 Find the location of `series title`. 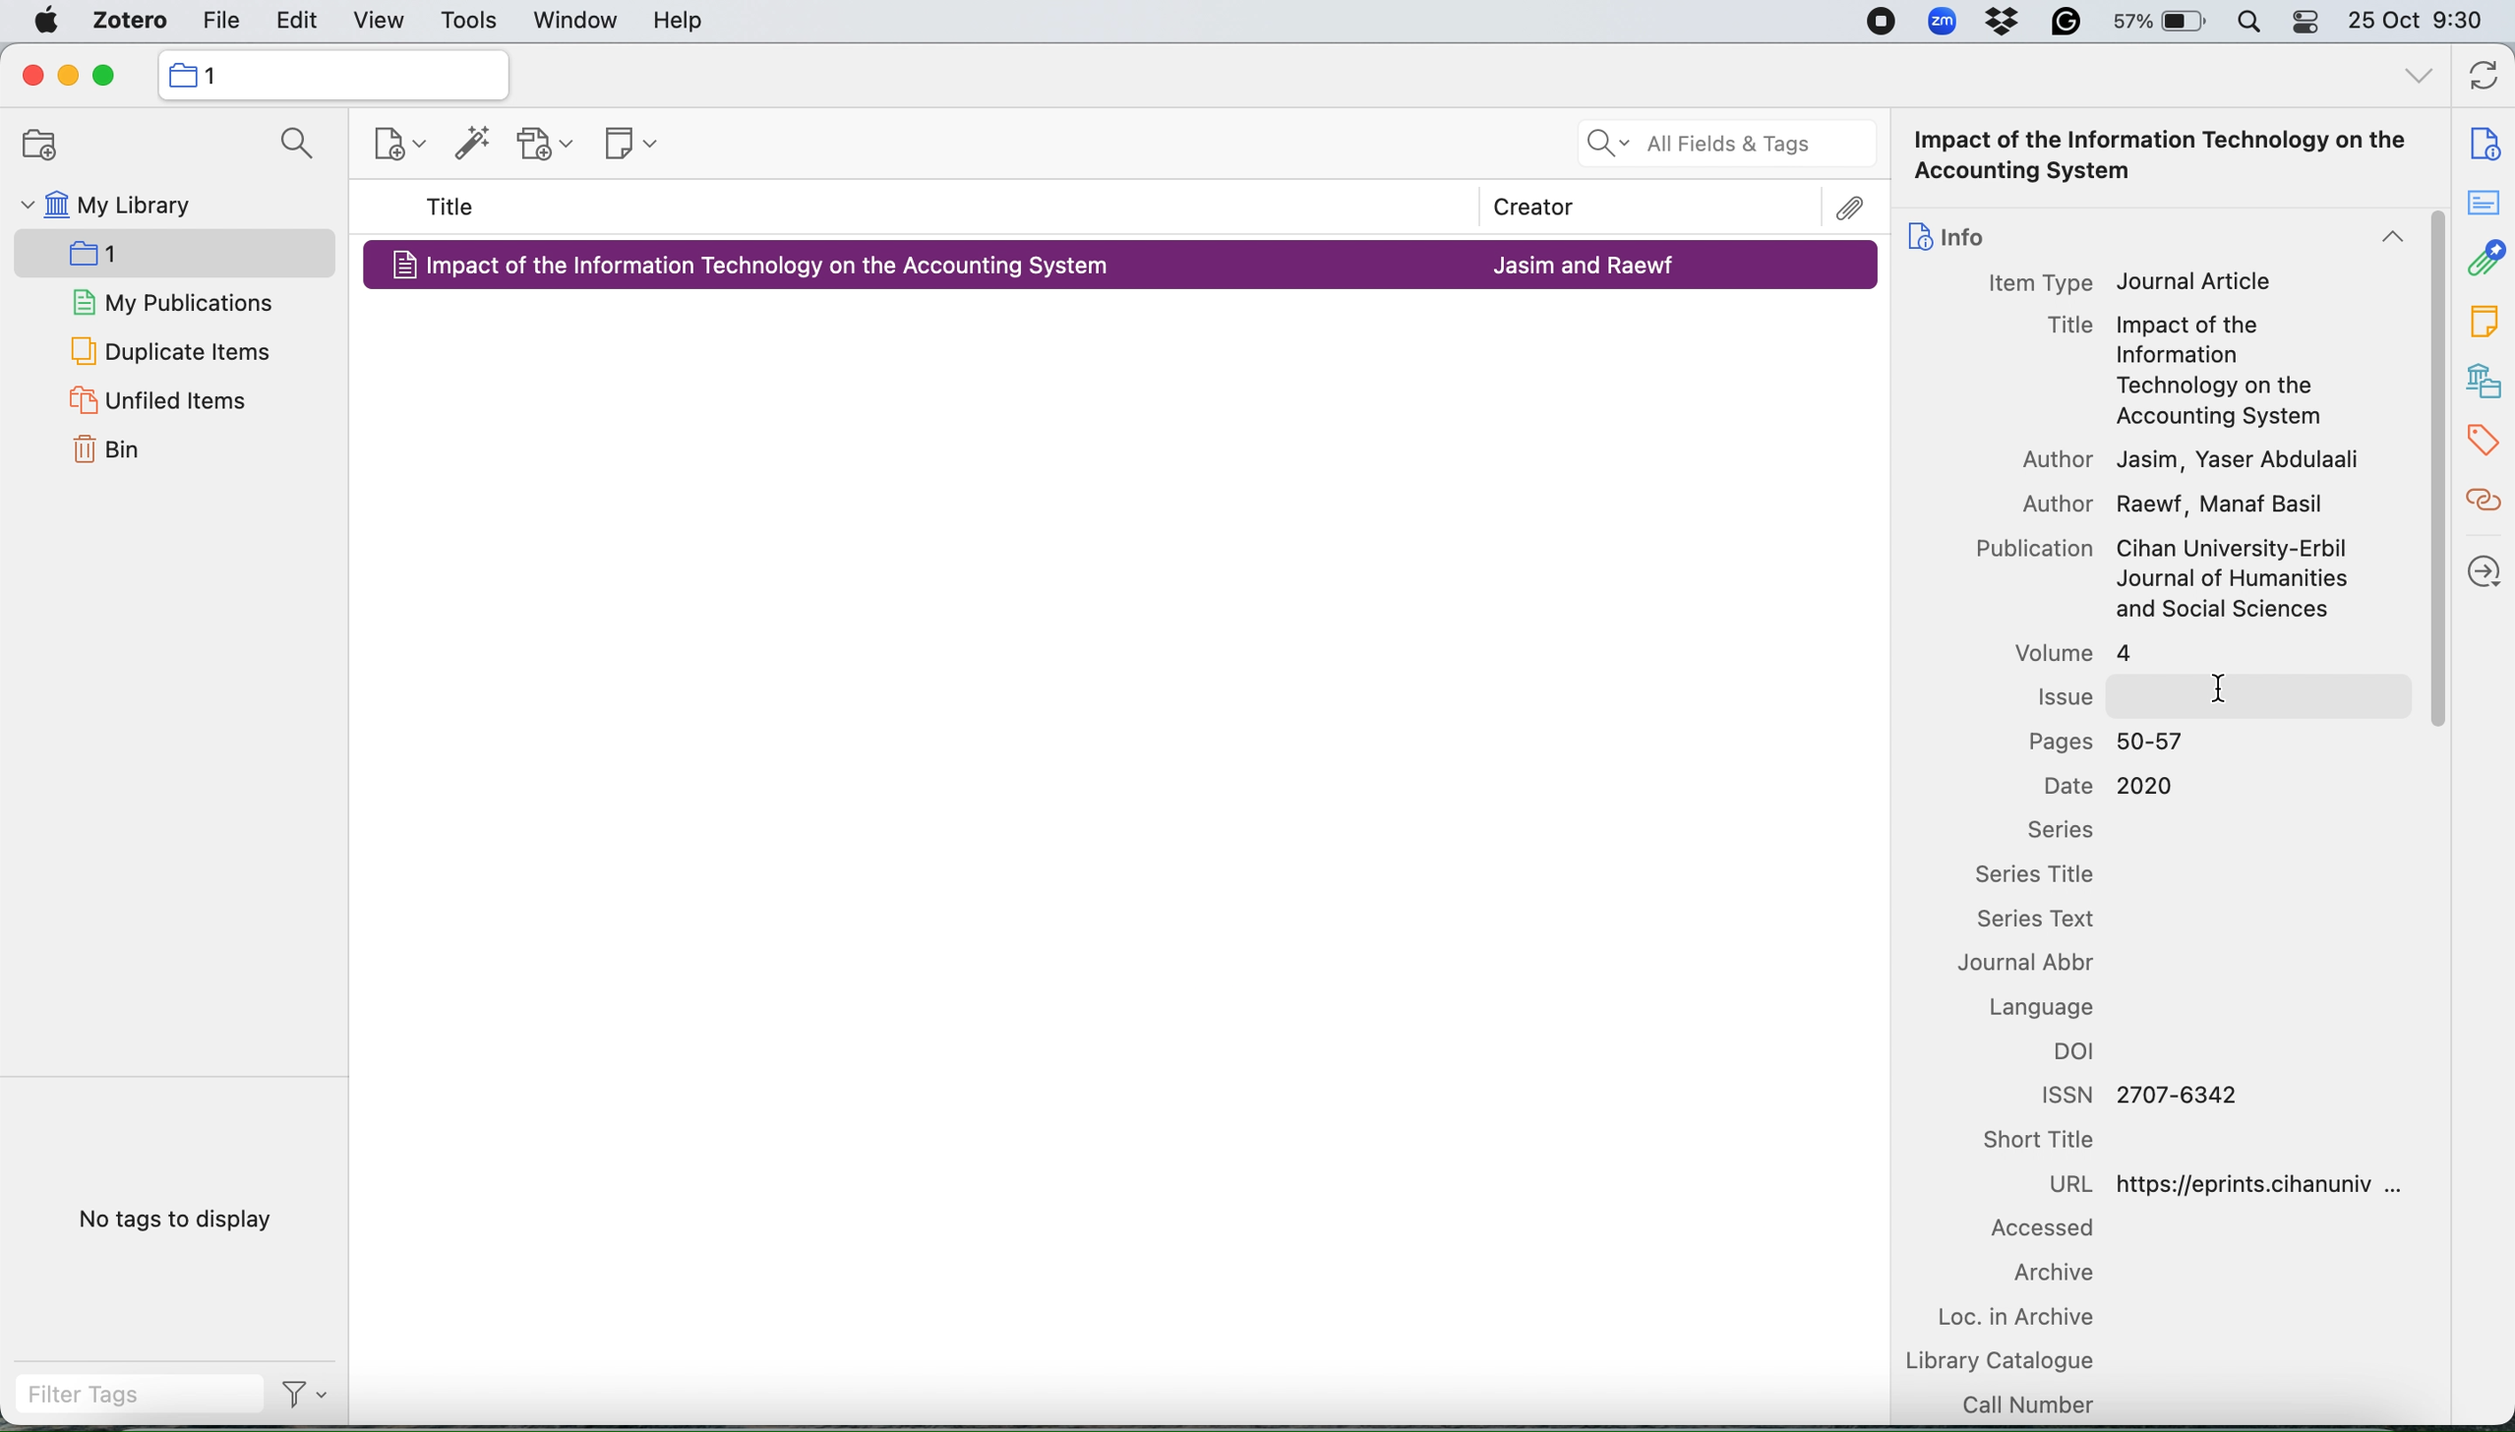

series title is located at coordinates (2047, 876).